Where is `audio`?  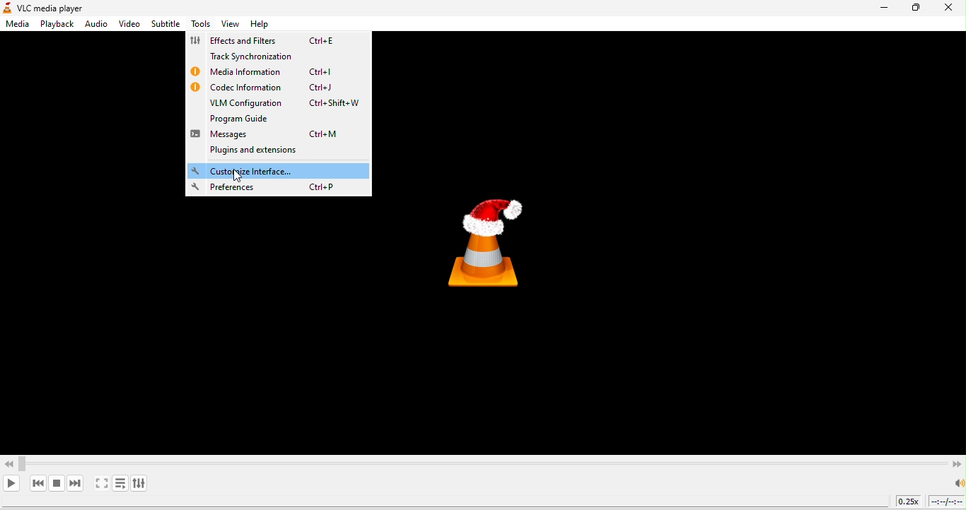
audio is located at coordinates (95, 25).